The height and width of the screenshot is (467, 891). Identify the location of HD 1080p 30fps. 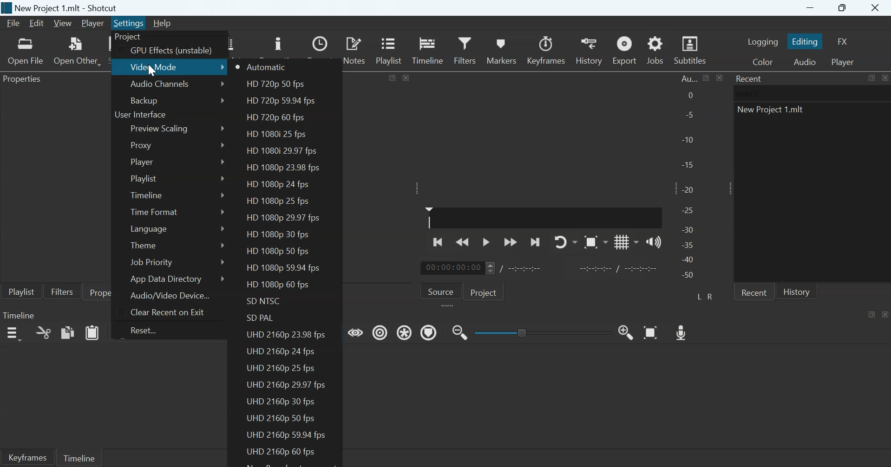
(277, 234).